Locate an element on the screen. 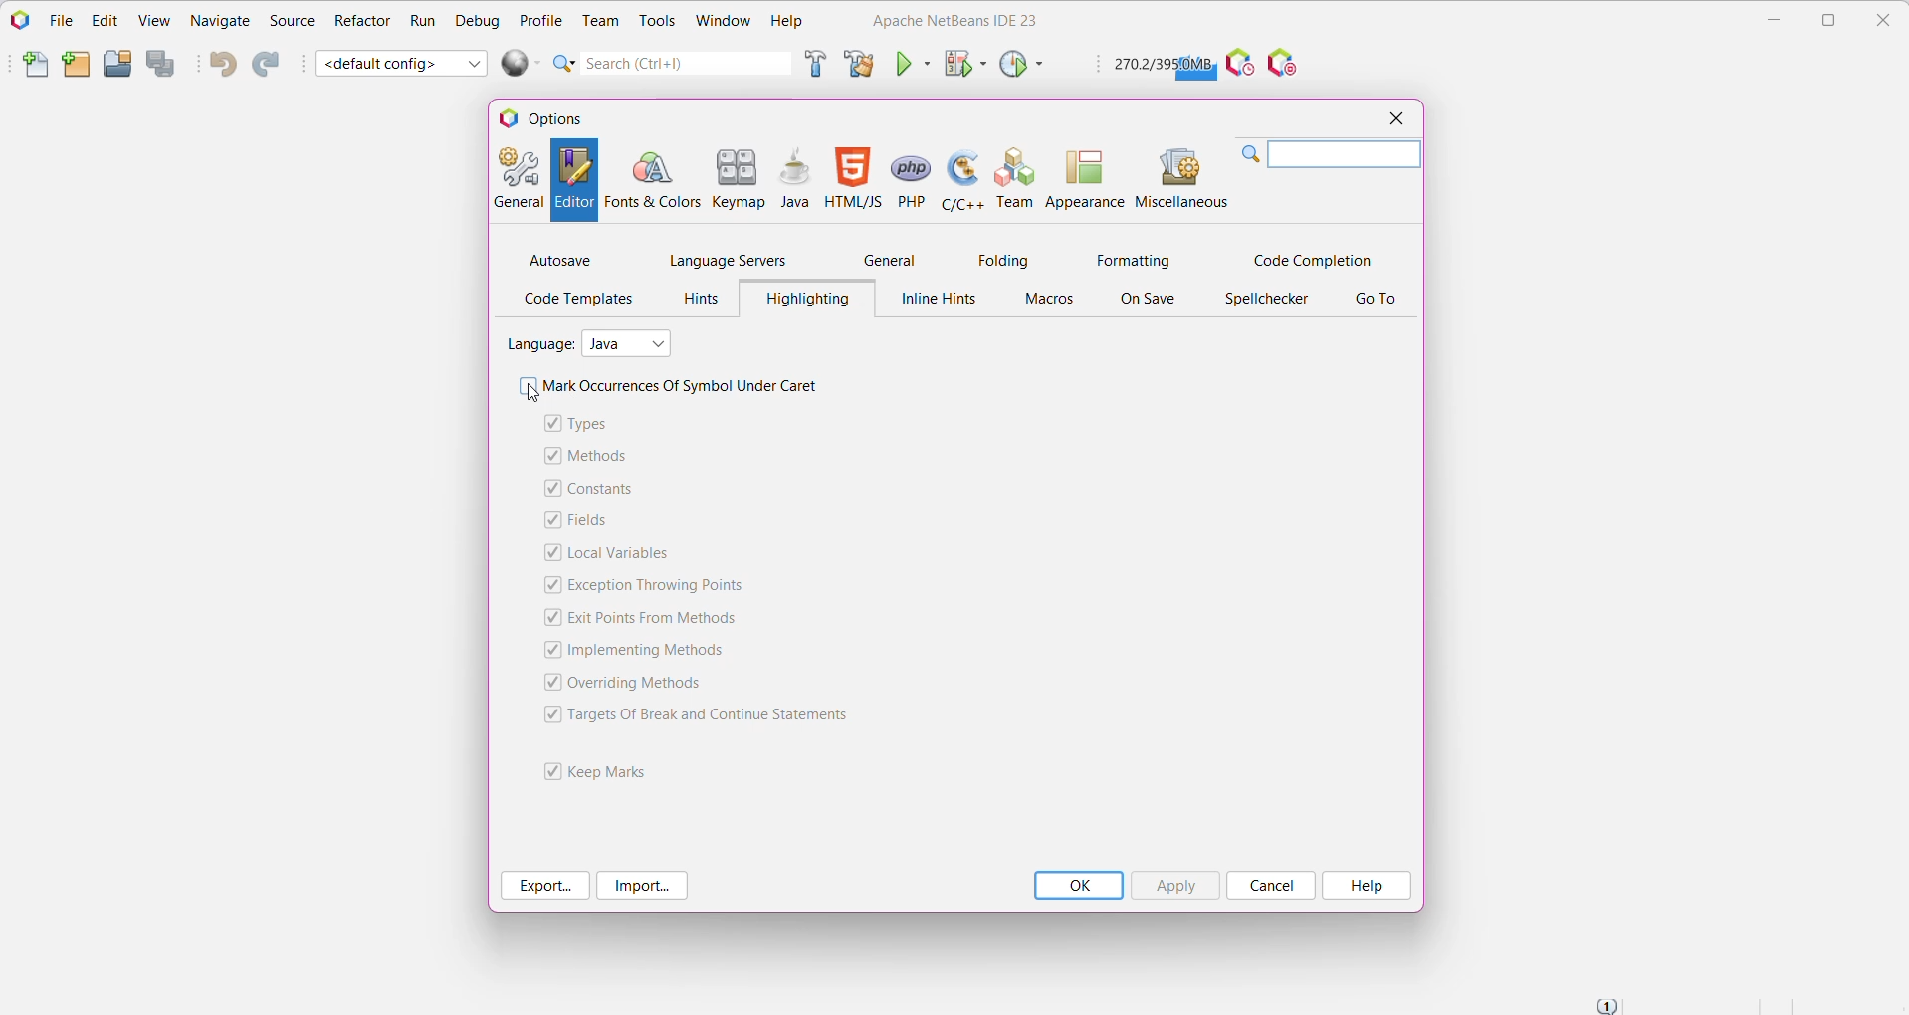 This screenshot has height=1015, width=1909. Notifications is located at coordinates (1610, 1003).